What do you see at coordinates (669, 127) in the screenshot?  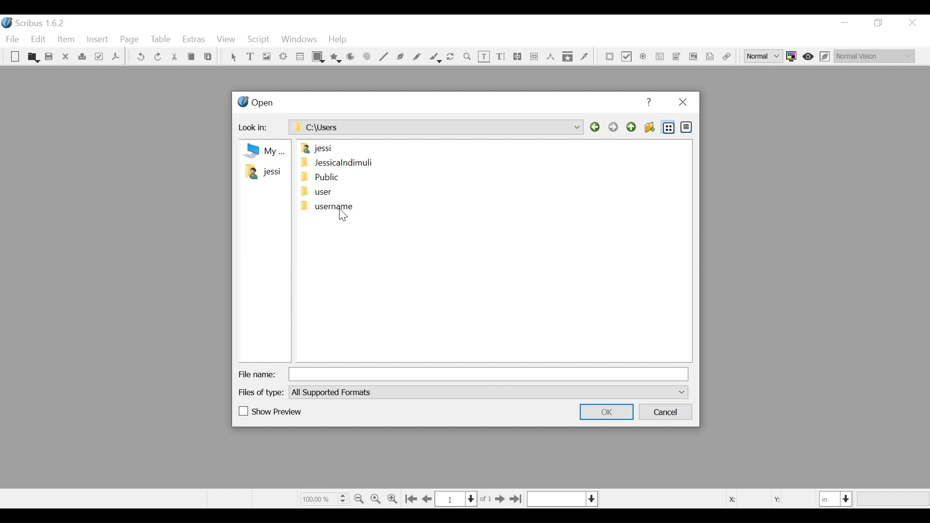 I see `List View` at bounding box center [669, 127].